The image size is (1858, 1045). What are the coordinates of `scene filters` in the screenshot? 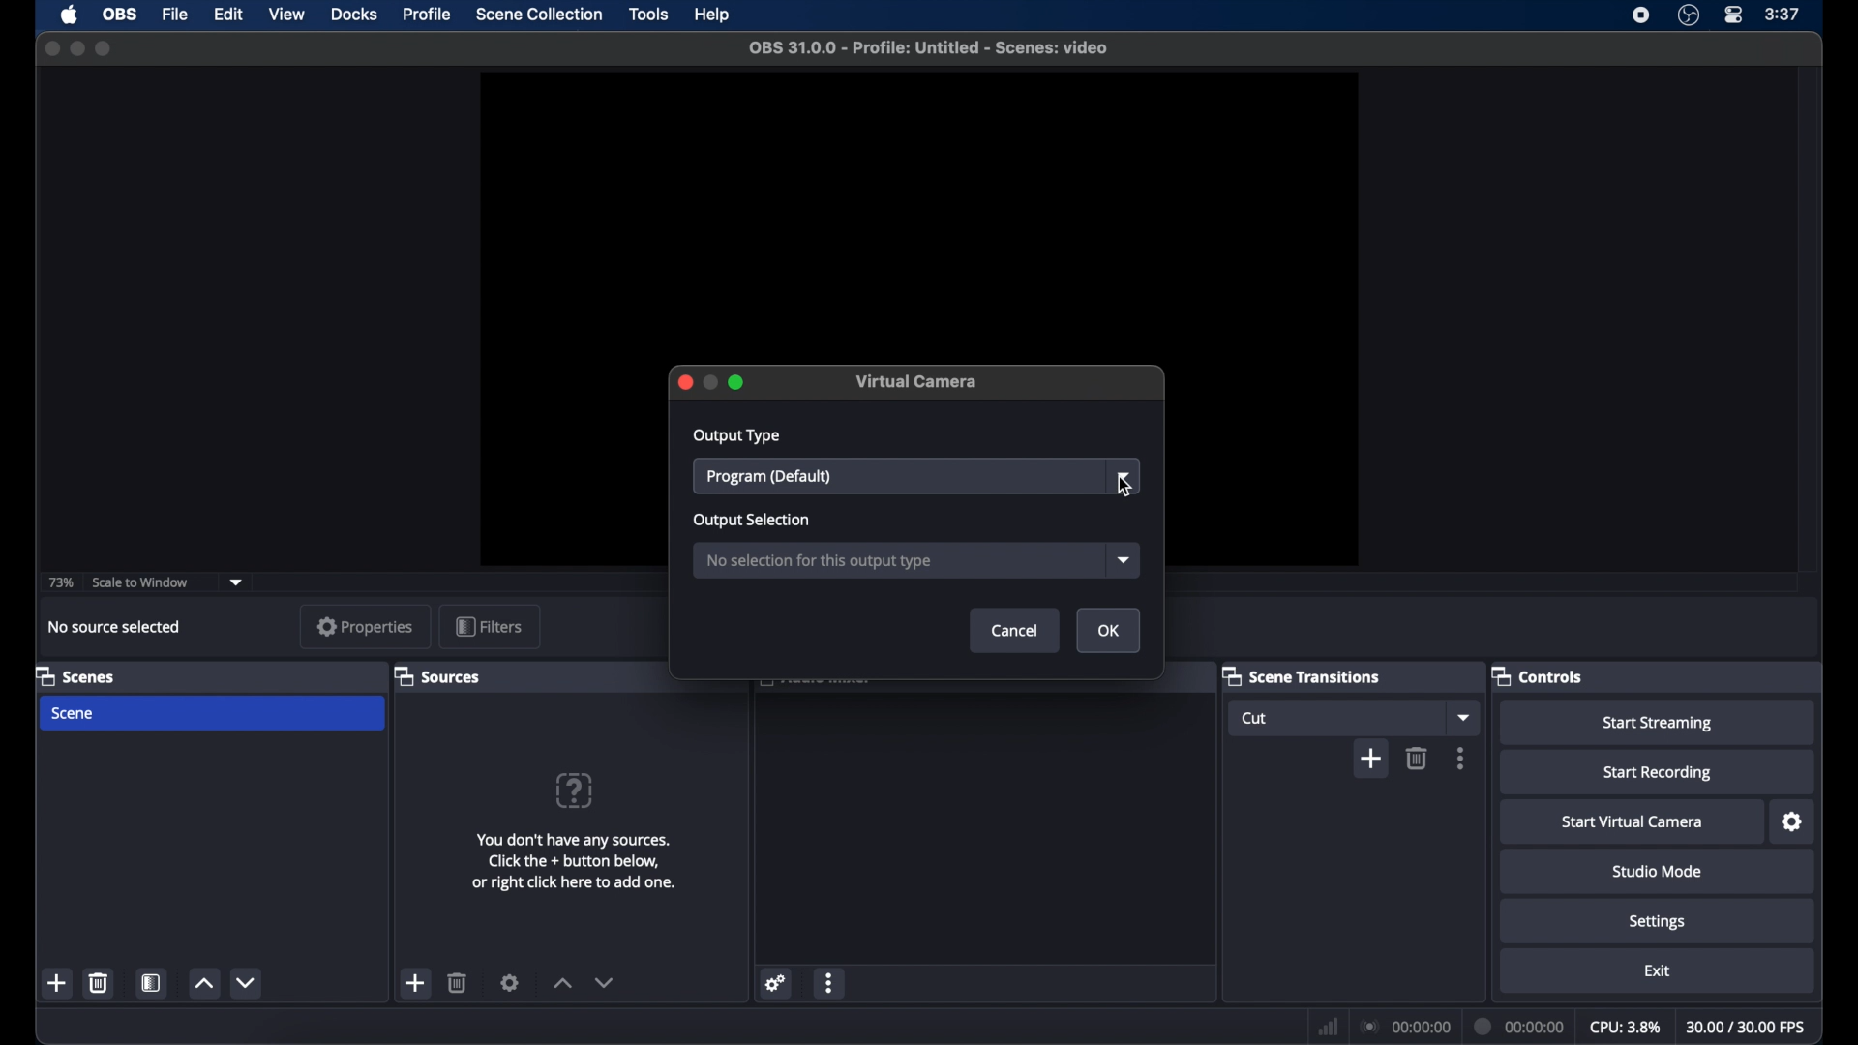 It's located at (152, 984).